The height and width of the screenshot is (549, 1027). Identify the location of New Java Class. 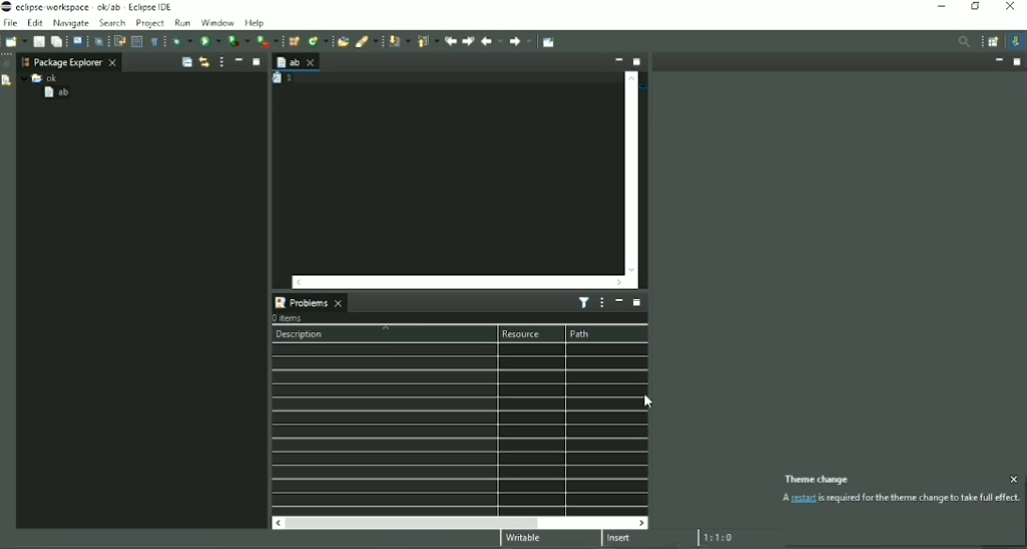
(318, 40).